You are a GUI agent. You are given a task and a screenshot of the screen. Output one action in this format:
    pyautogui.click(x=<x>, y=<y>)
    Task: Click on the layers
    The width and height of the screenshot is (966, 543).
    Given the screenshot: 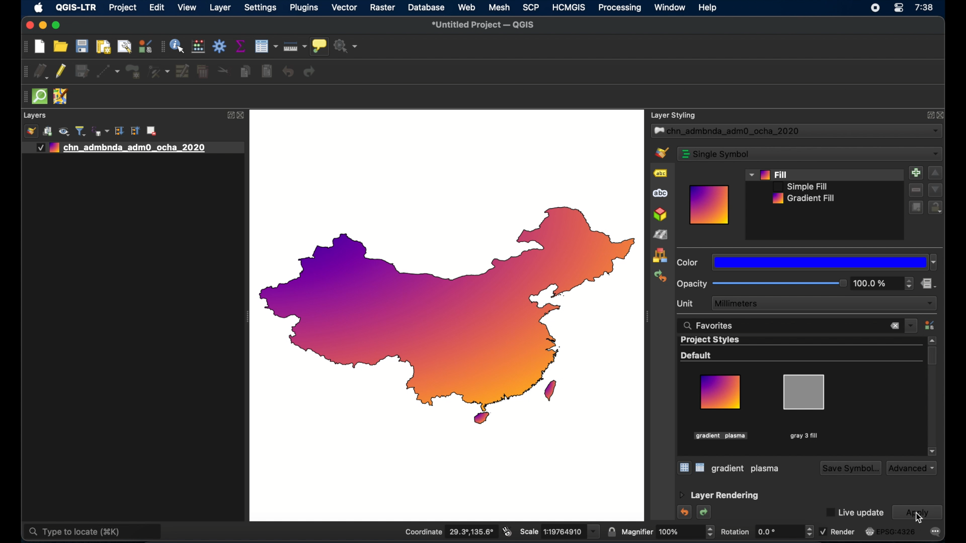 What is the action you would take?
    pyautogui.click(x=35, y=116)
    